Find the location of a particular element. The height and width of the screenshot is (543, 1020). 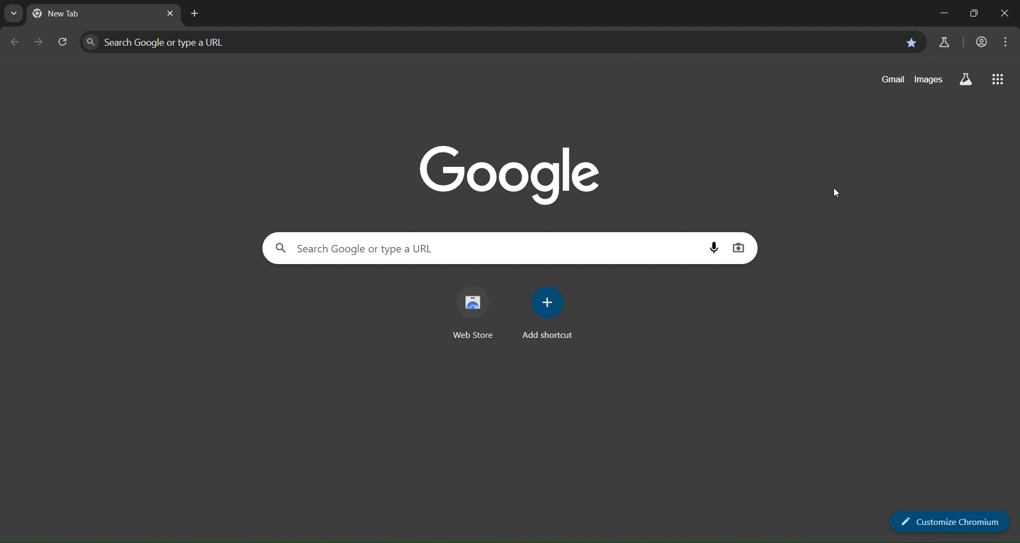

account is located at coordinates (979, 43).